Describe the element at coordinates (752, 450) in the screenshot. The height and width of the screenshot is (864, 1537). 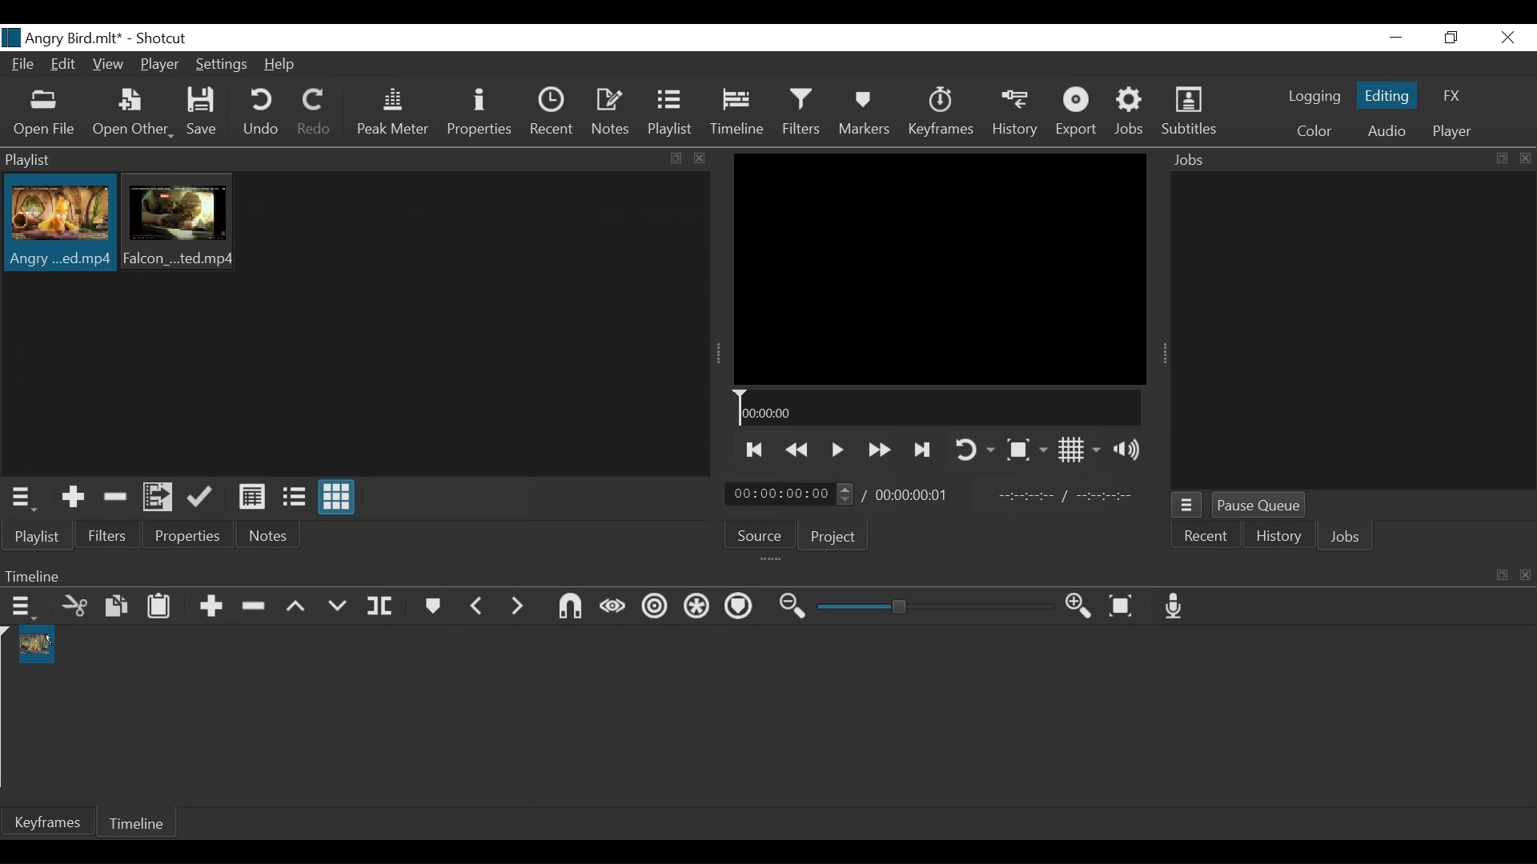
I see `Skip to the previous point` at that location.